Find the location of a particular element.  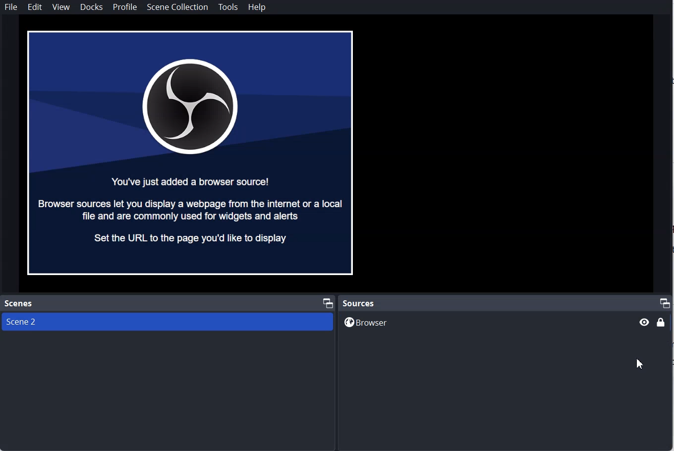

Scene is located at coordinates (21, 303).